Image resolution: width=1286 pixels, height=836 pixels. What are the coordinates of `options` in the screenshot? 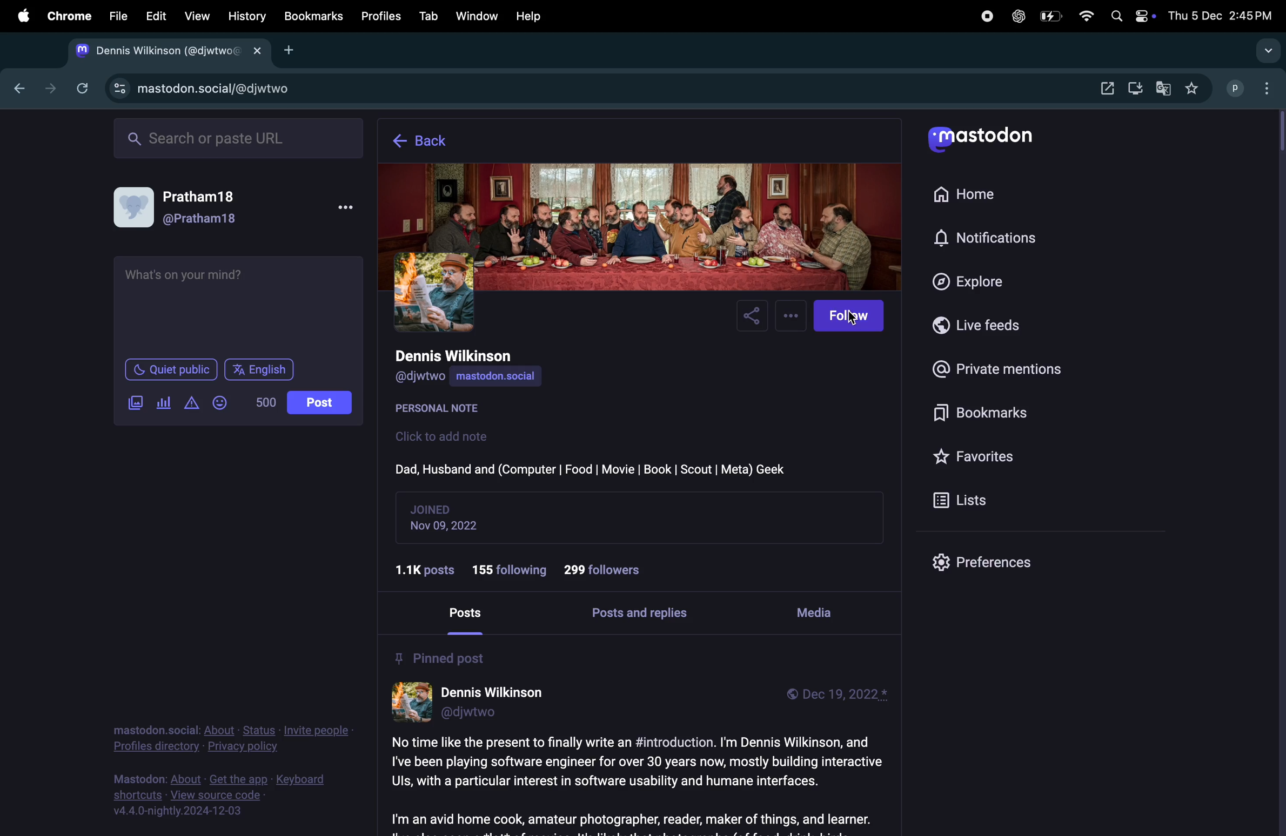 It's located at (345, 206).